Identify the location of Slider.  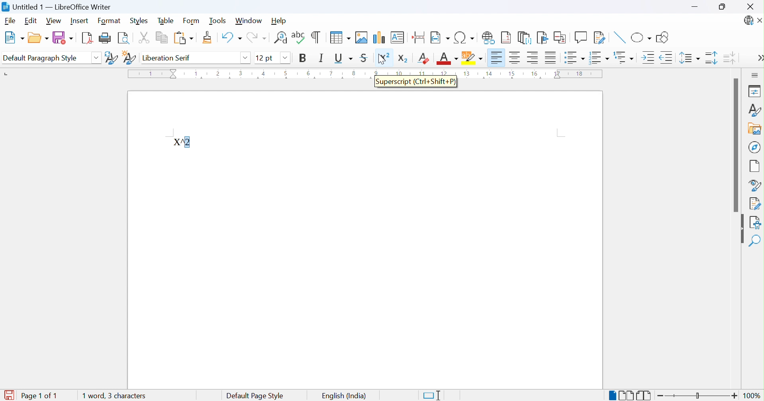
(697, 395).